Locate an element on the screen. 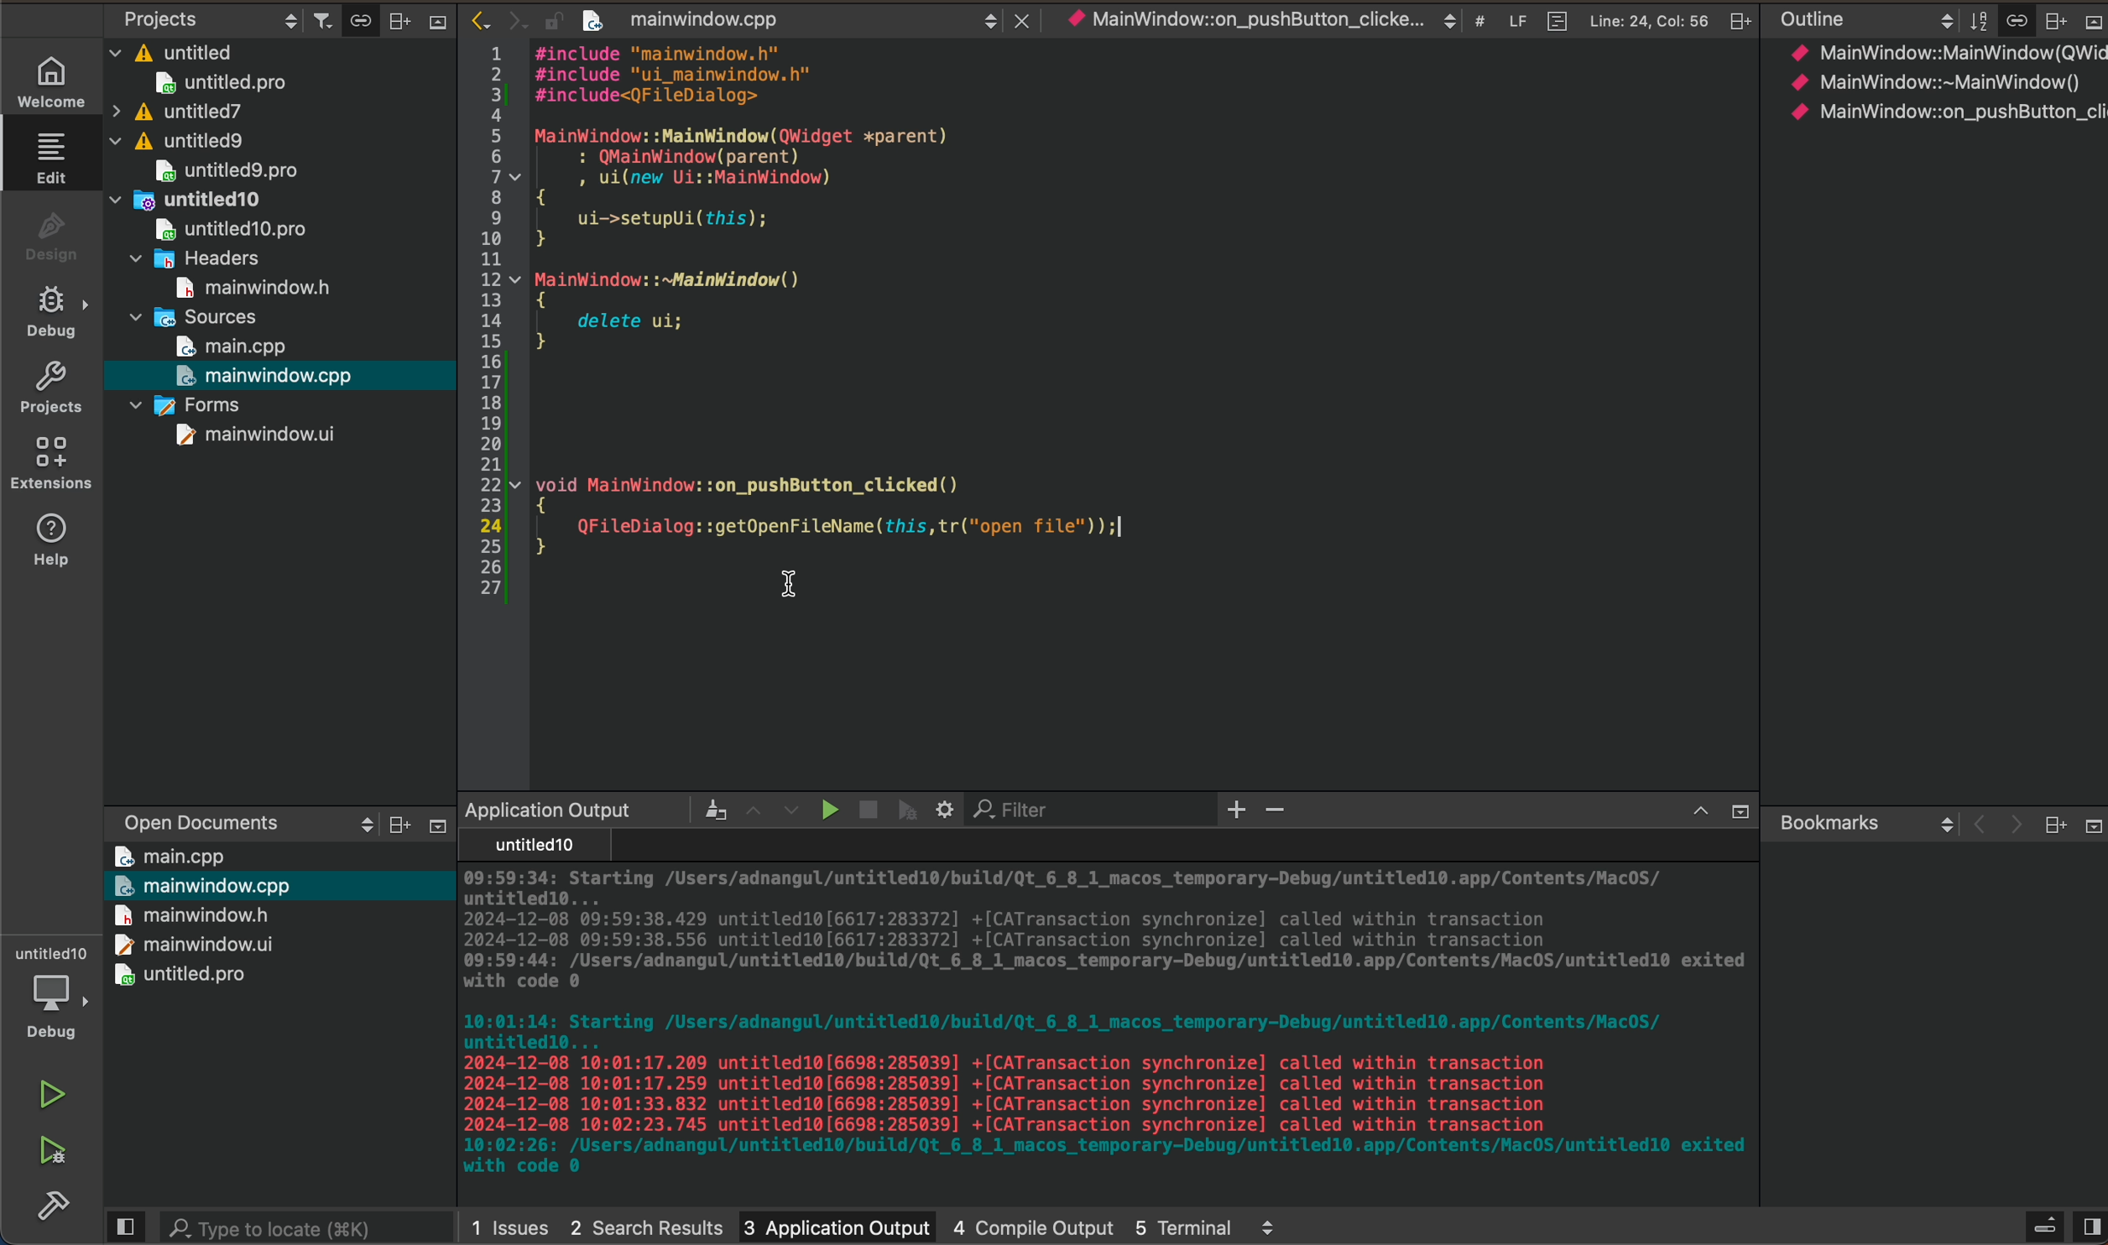  home is located at coordinates (45, 80).